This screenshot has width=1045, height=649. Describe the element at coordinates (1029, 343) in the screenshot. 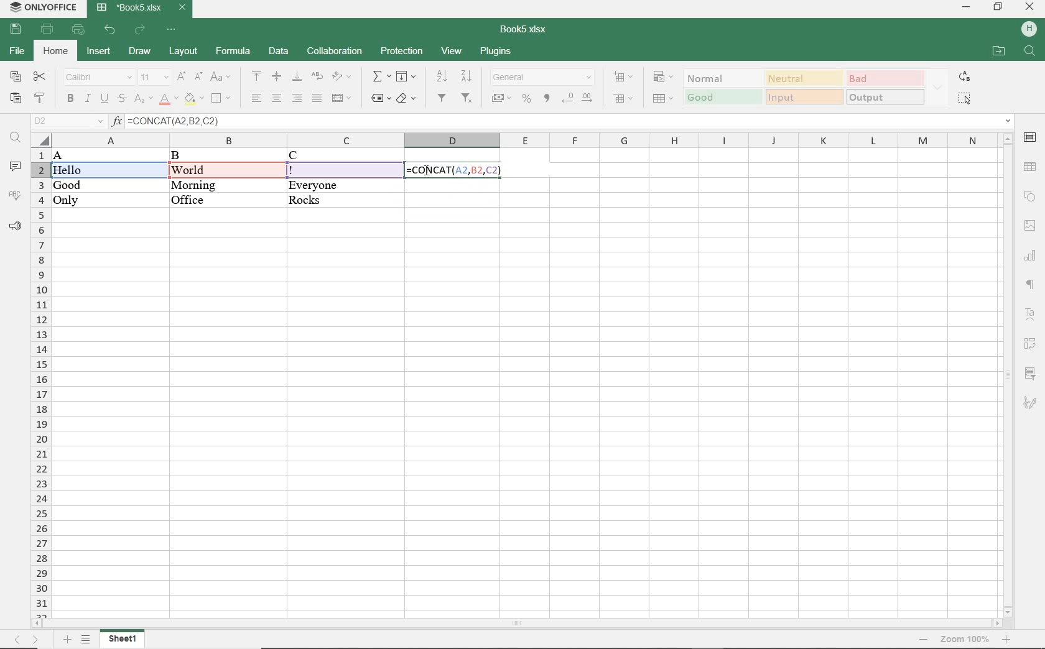

I see `PIVOT TABLE` at that location.